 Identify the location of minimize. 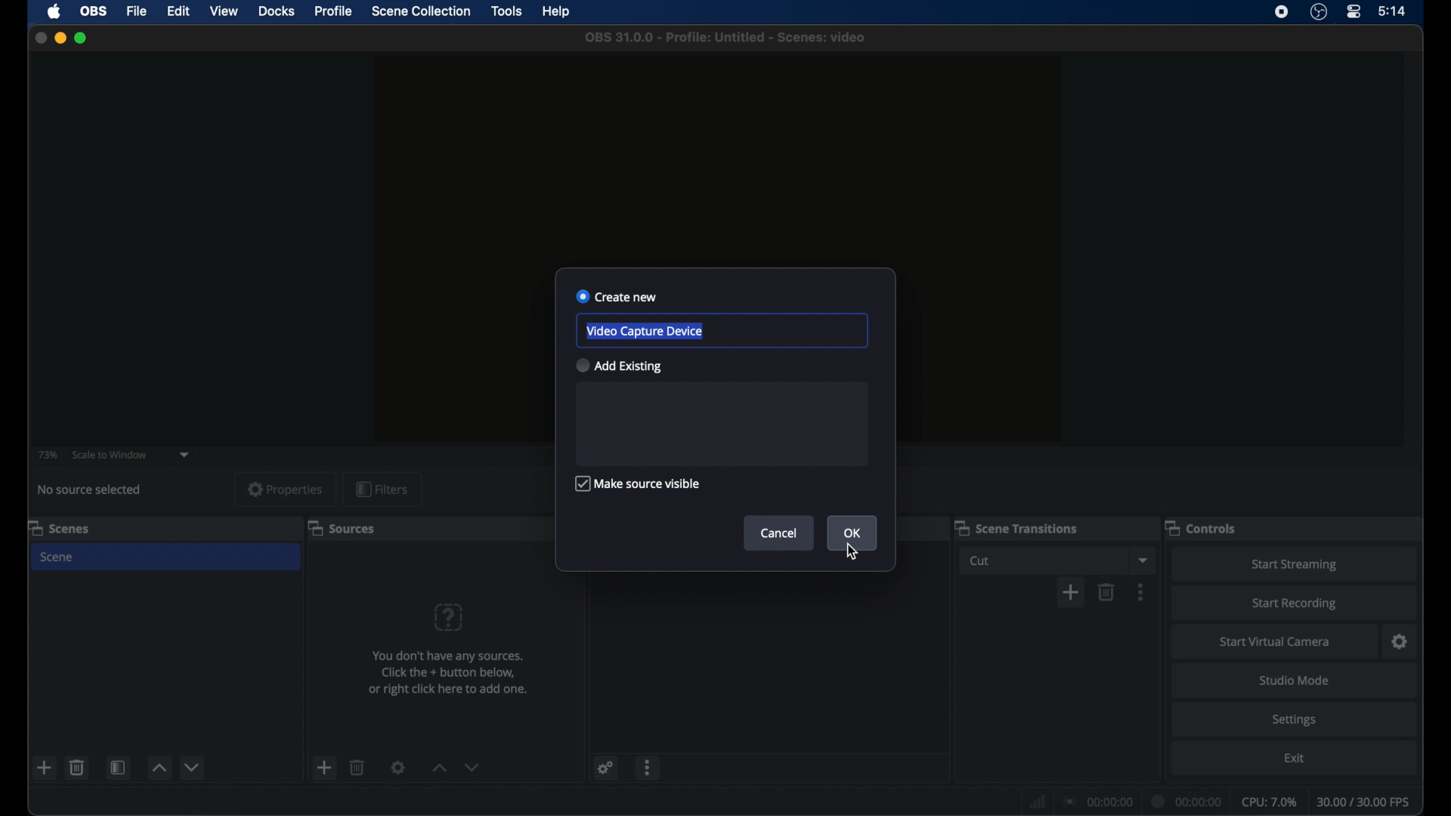
(60, 38).